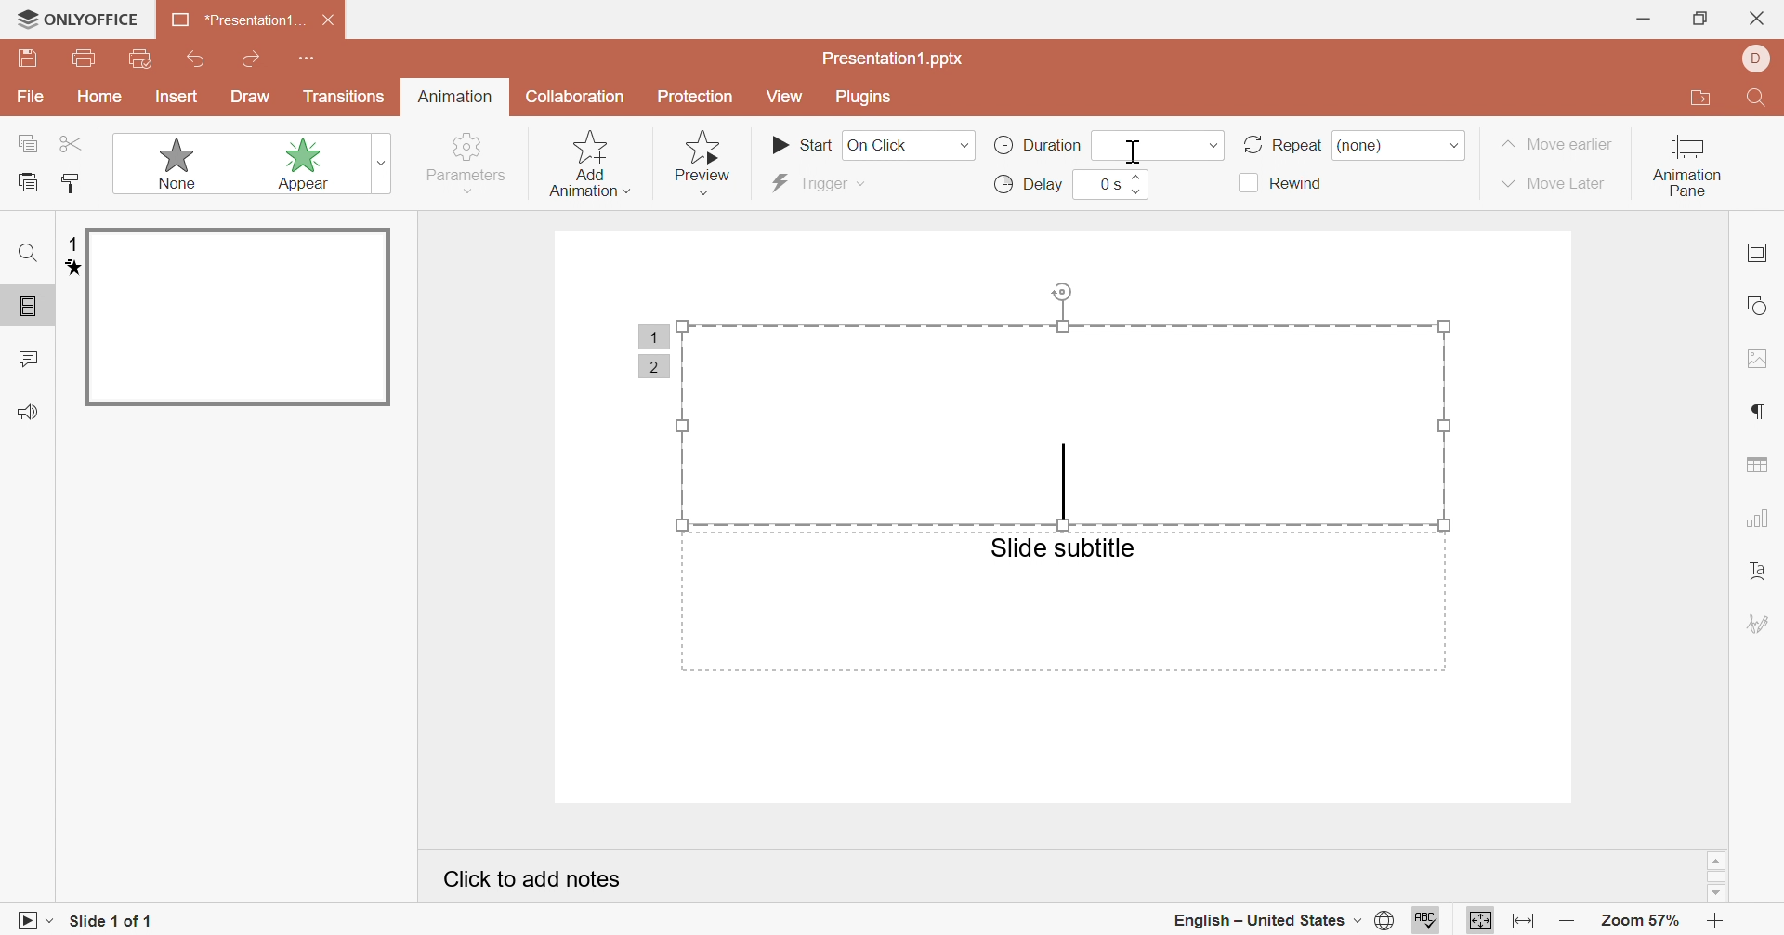 This screenshot has width=1784, height=935. I want to click on click to add notes, so click(529, 876).